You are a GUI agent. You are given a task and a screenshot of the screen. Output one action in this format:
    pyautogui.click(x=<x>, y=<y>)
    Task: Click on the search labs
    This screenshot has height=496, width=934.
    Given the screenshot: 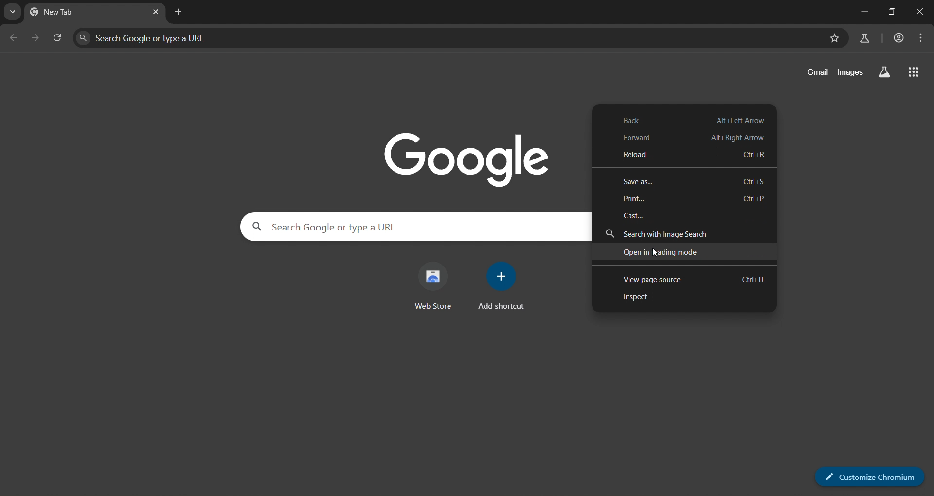 What is the action you would take?
    pyautogui.click(x=883, y=72)
    